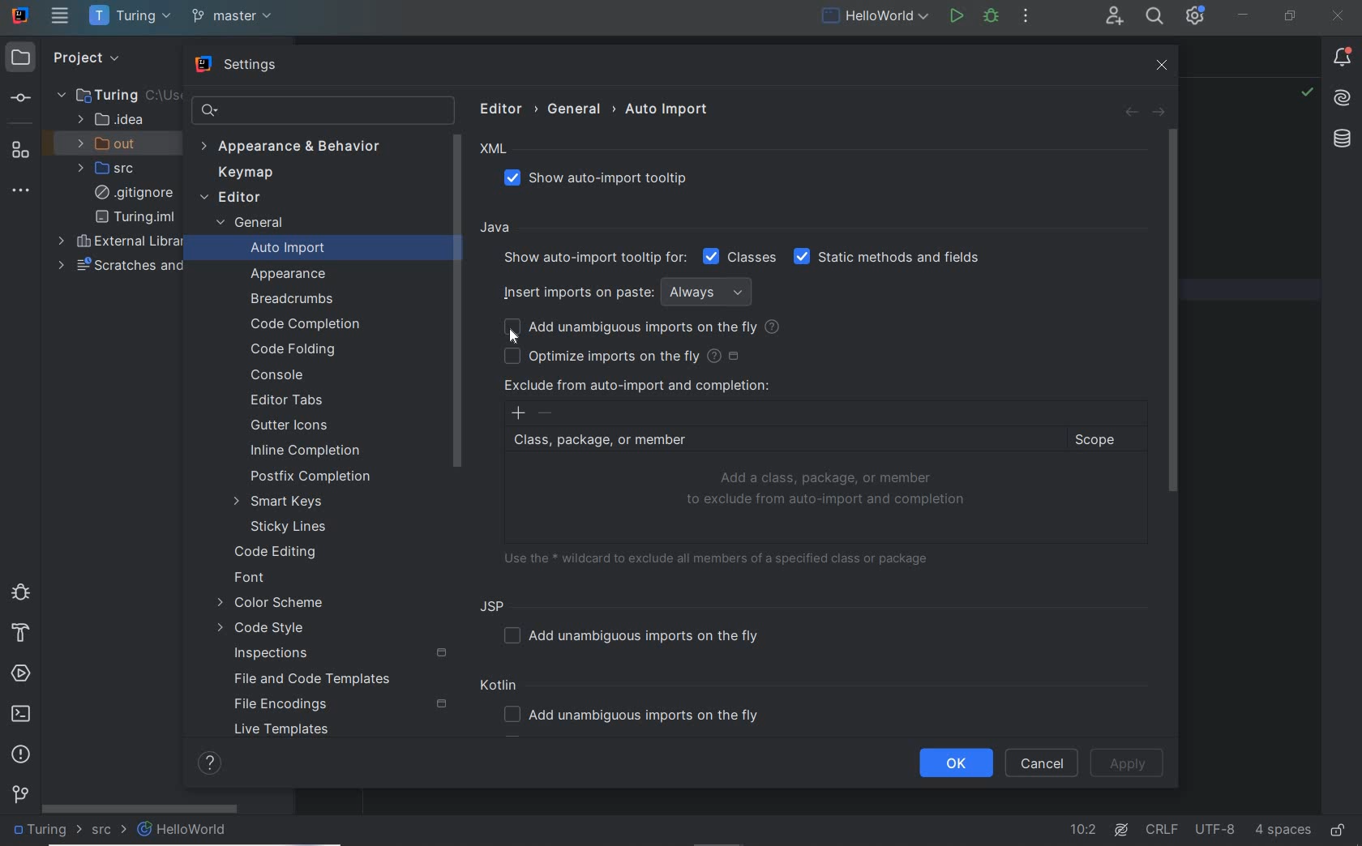 Image resolution: width=1362 pixels, height=846 pixels. What do you see at coordinates (954, 15) in the screenshot?
I see `RUN` at bounding box center [954, 15].